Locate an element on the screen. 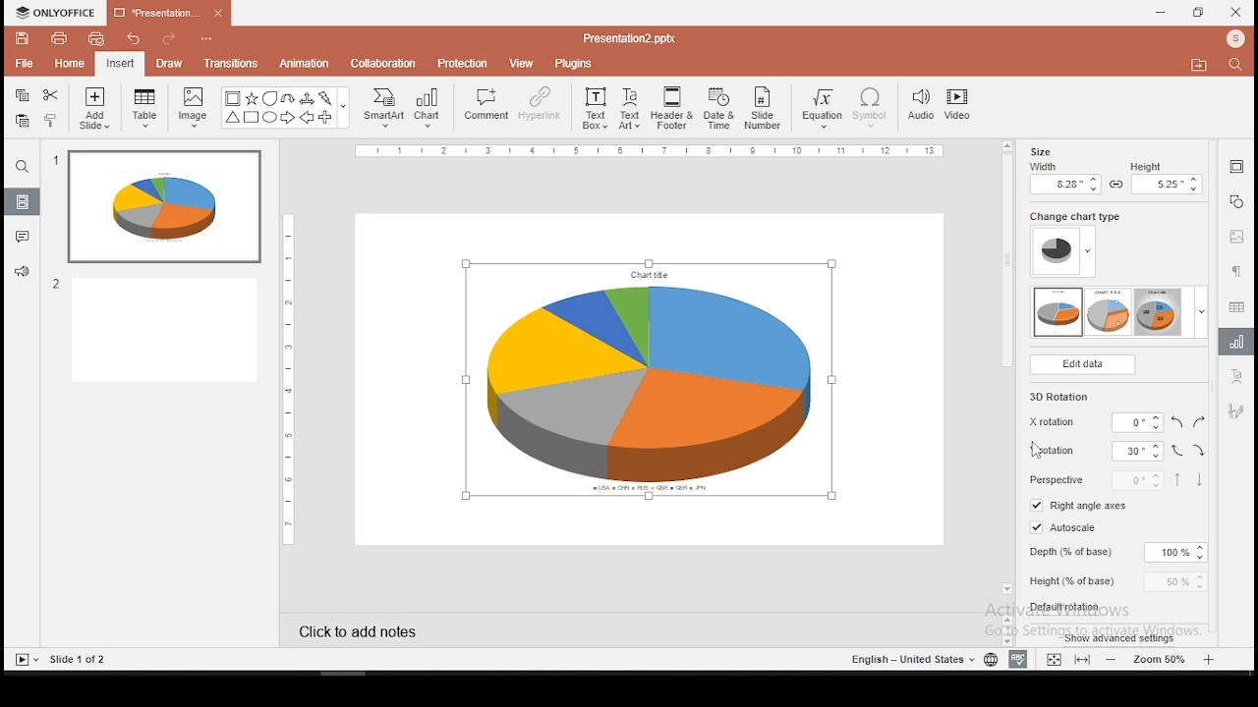 The width and height of the screenshot is (1258, 707). add slide is located at coordinates (94, 108).